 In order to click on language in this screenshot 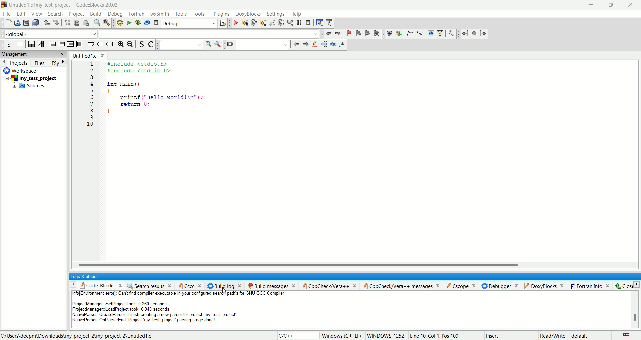, I will do `click(626, 335)`.